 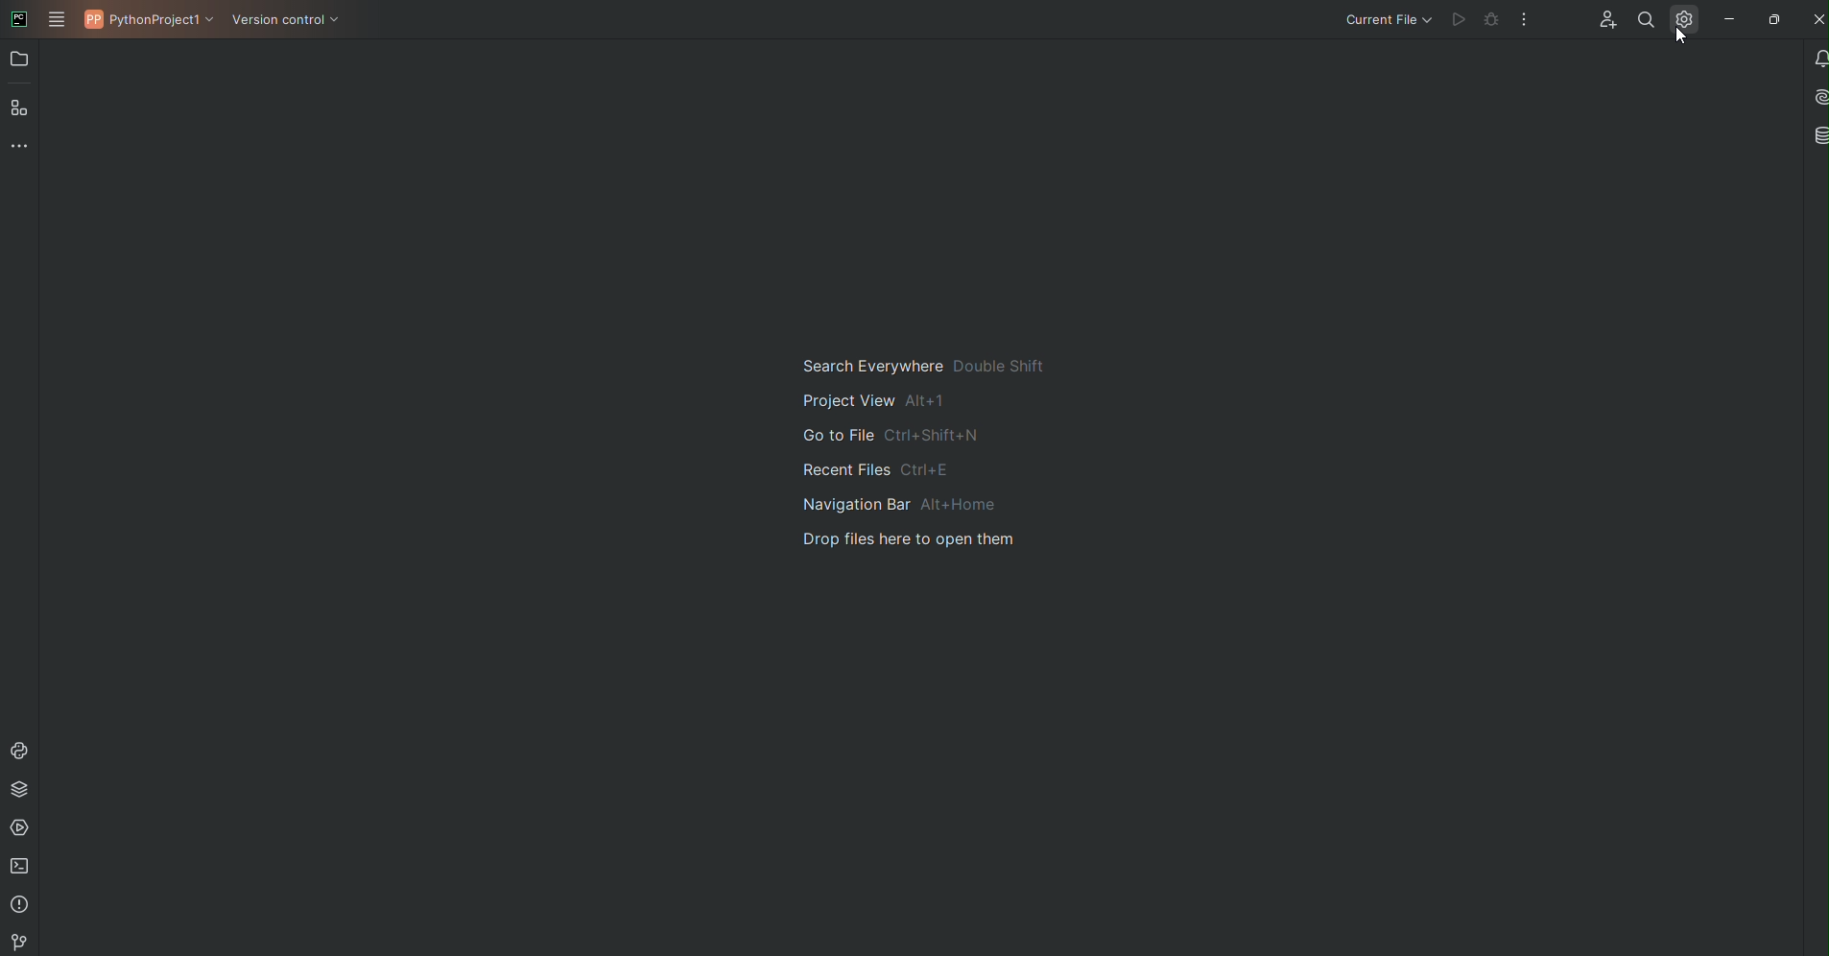 What do you see at coordinates (911, 538) in the screenshot?
I see `drop files here to open them` at bounding box center [911, 538].